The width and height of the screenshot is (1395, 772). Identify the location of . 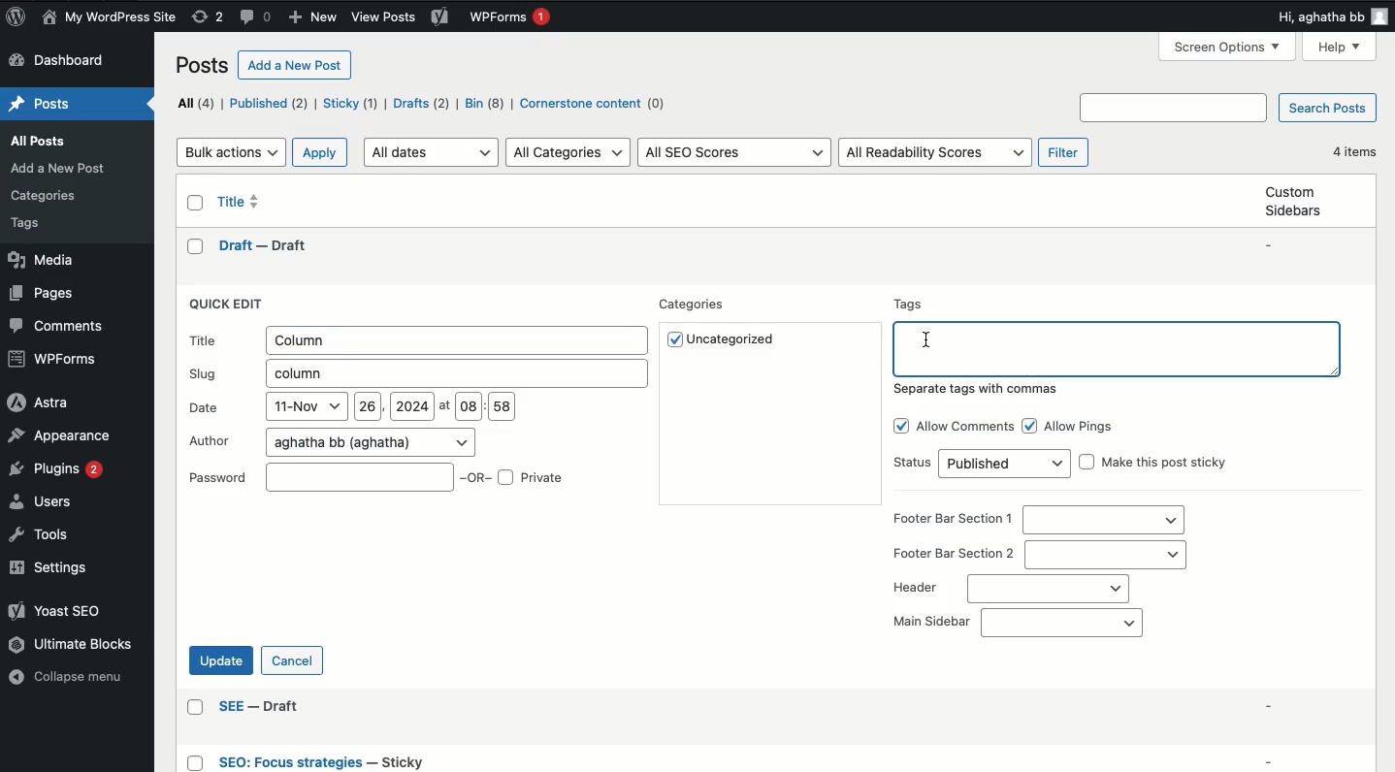
(28, 226).